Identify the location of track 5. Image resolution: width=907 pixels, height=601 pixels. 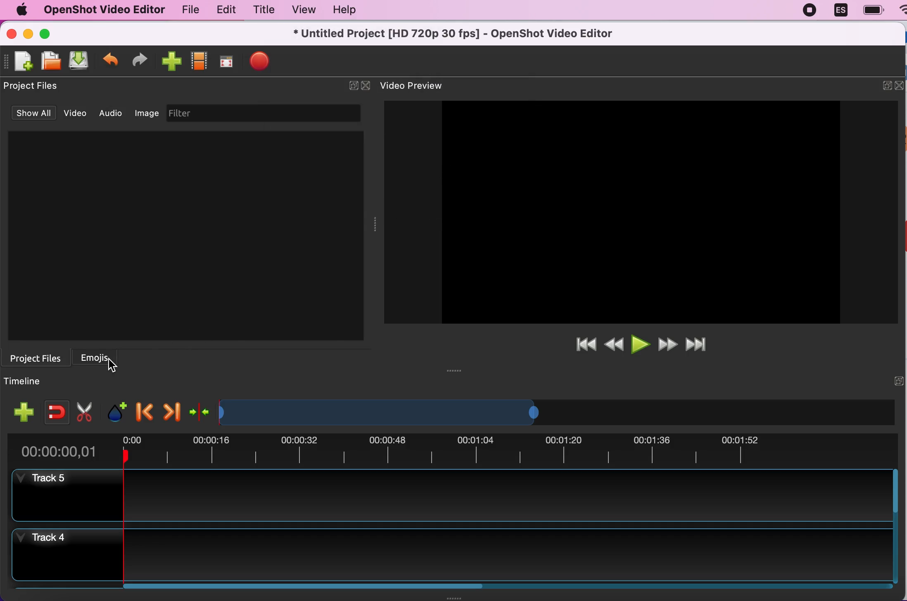
(450, 496).